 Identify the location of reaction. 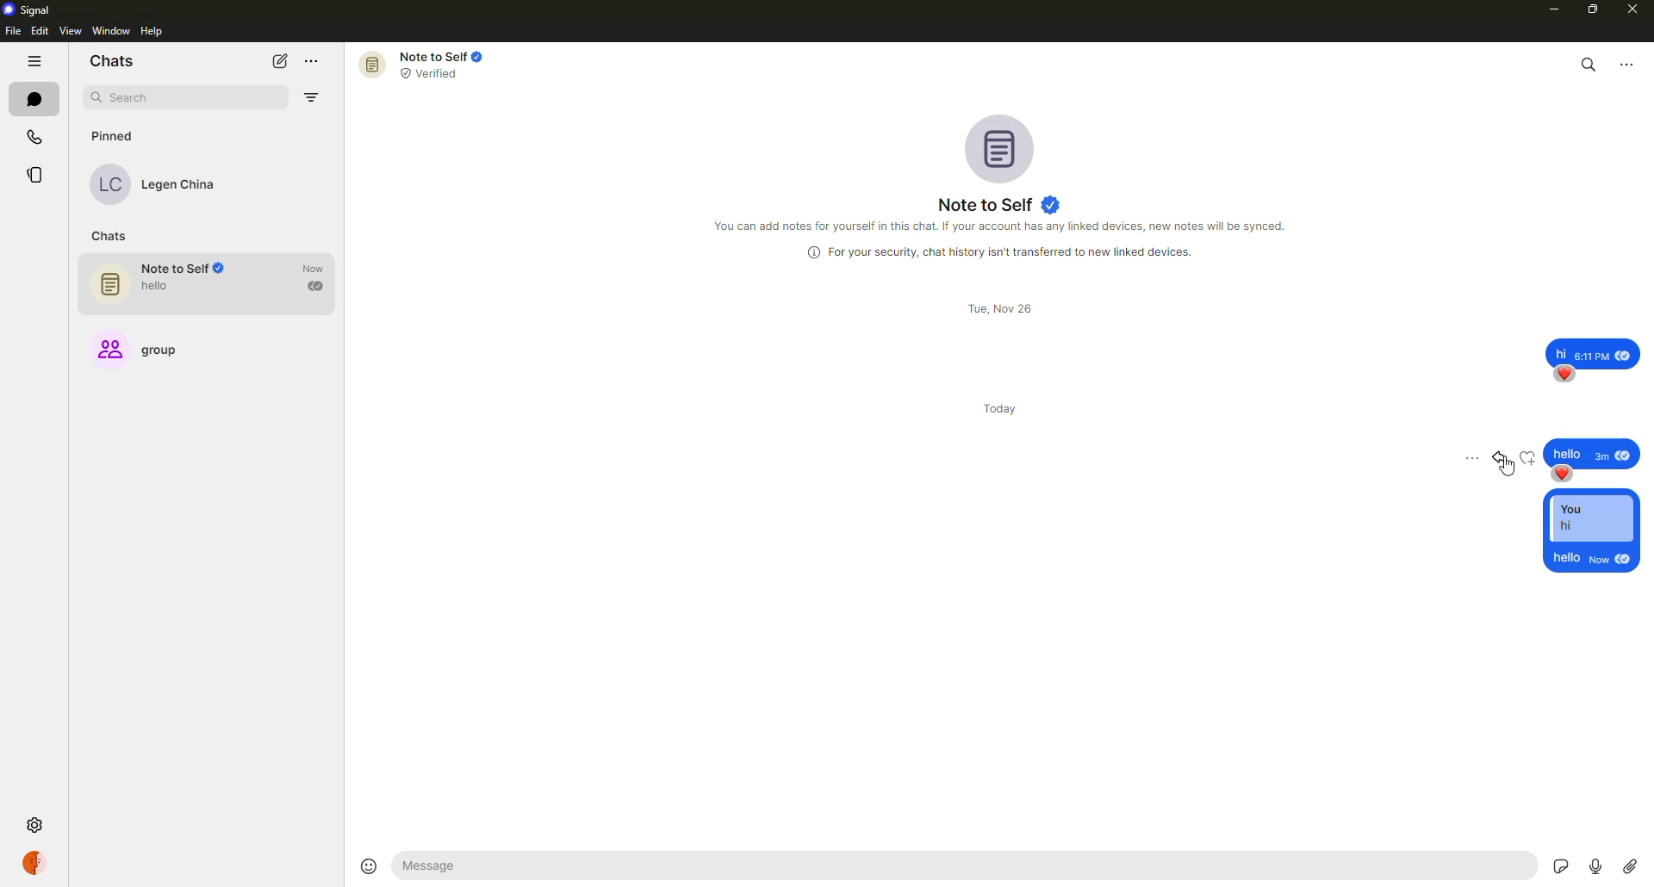
(1560, 475).